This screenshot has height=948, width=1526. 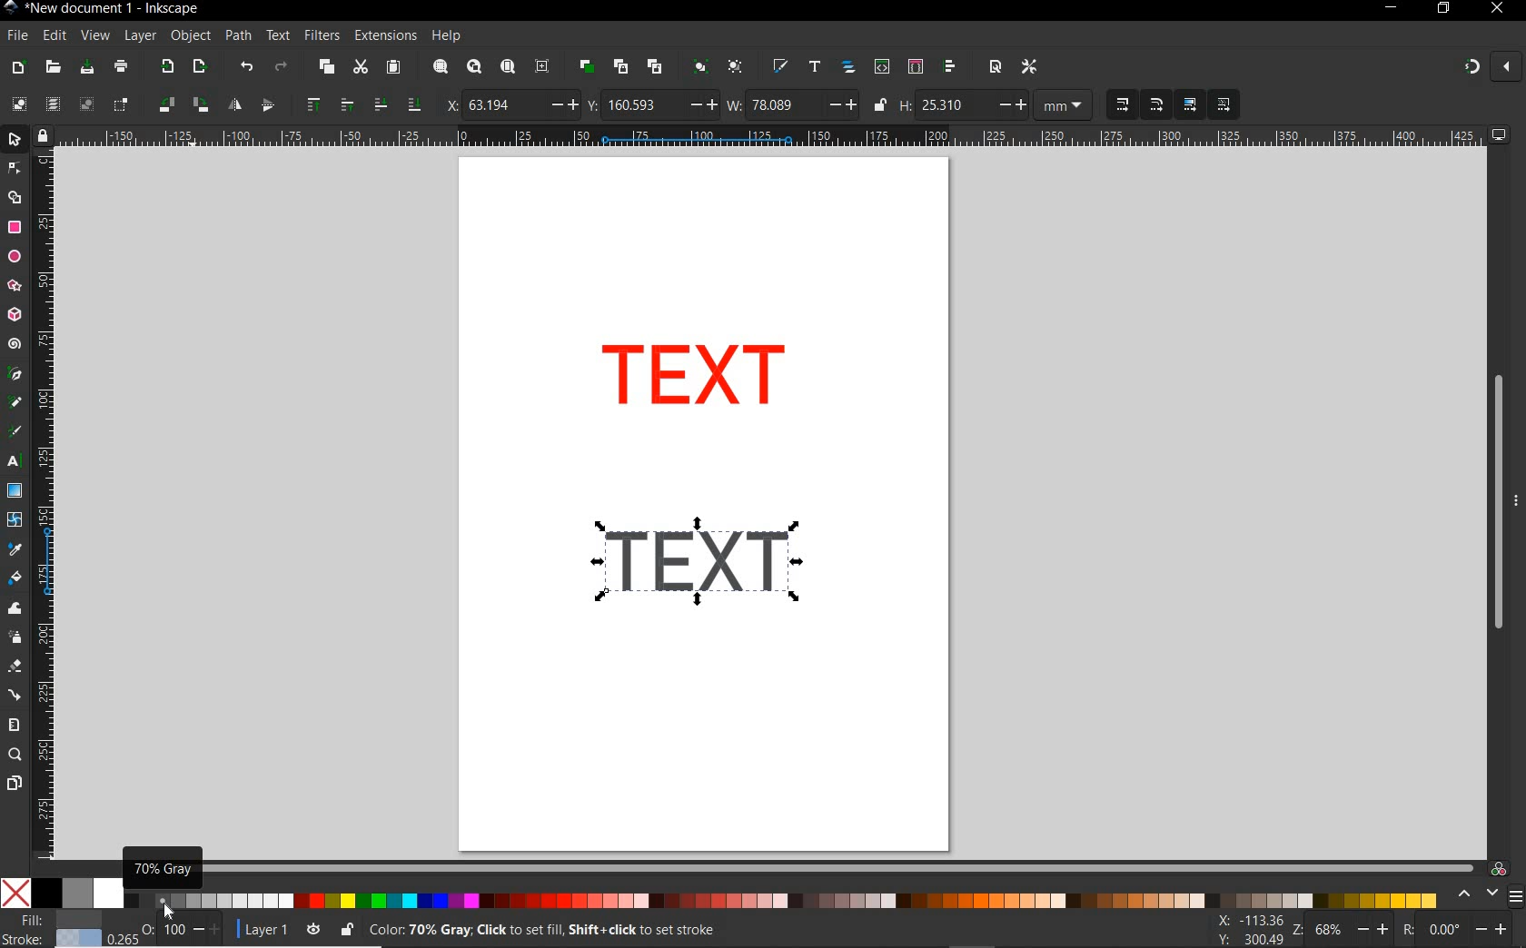 I want to click on filters, so click(x=322, y=35).